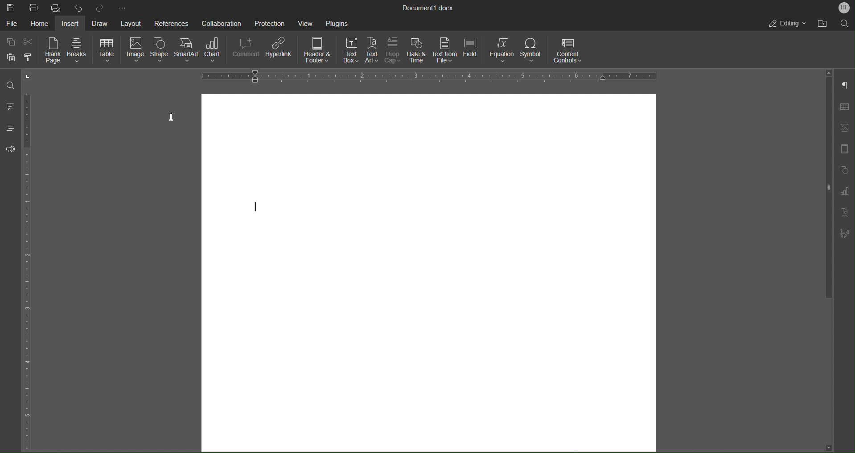 The image size is (855, 453). Describe the element at coordinates (787, 24) in the screenshot. I see `Editing` at that location.